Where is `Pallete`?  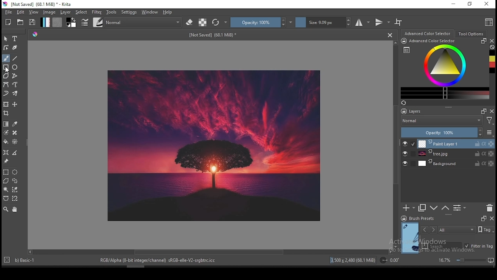 Pallete is located at coordinates (35, 35).